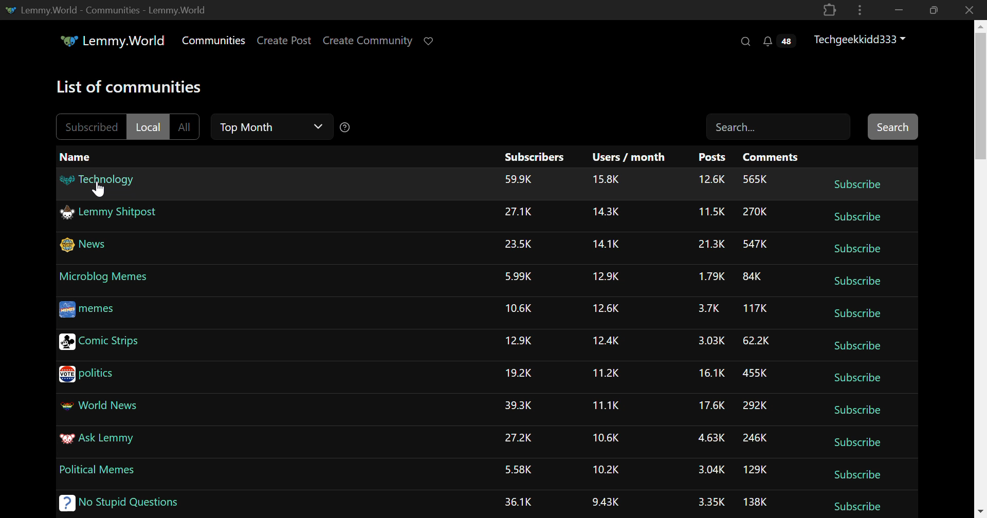 The height and width of the screenshot is (518, 987). Describe the element at coordinates (605, 471) in the screenshot. I see `10.2K` at that location.